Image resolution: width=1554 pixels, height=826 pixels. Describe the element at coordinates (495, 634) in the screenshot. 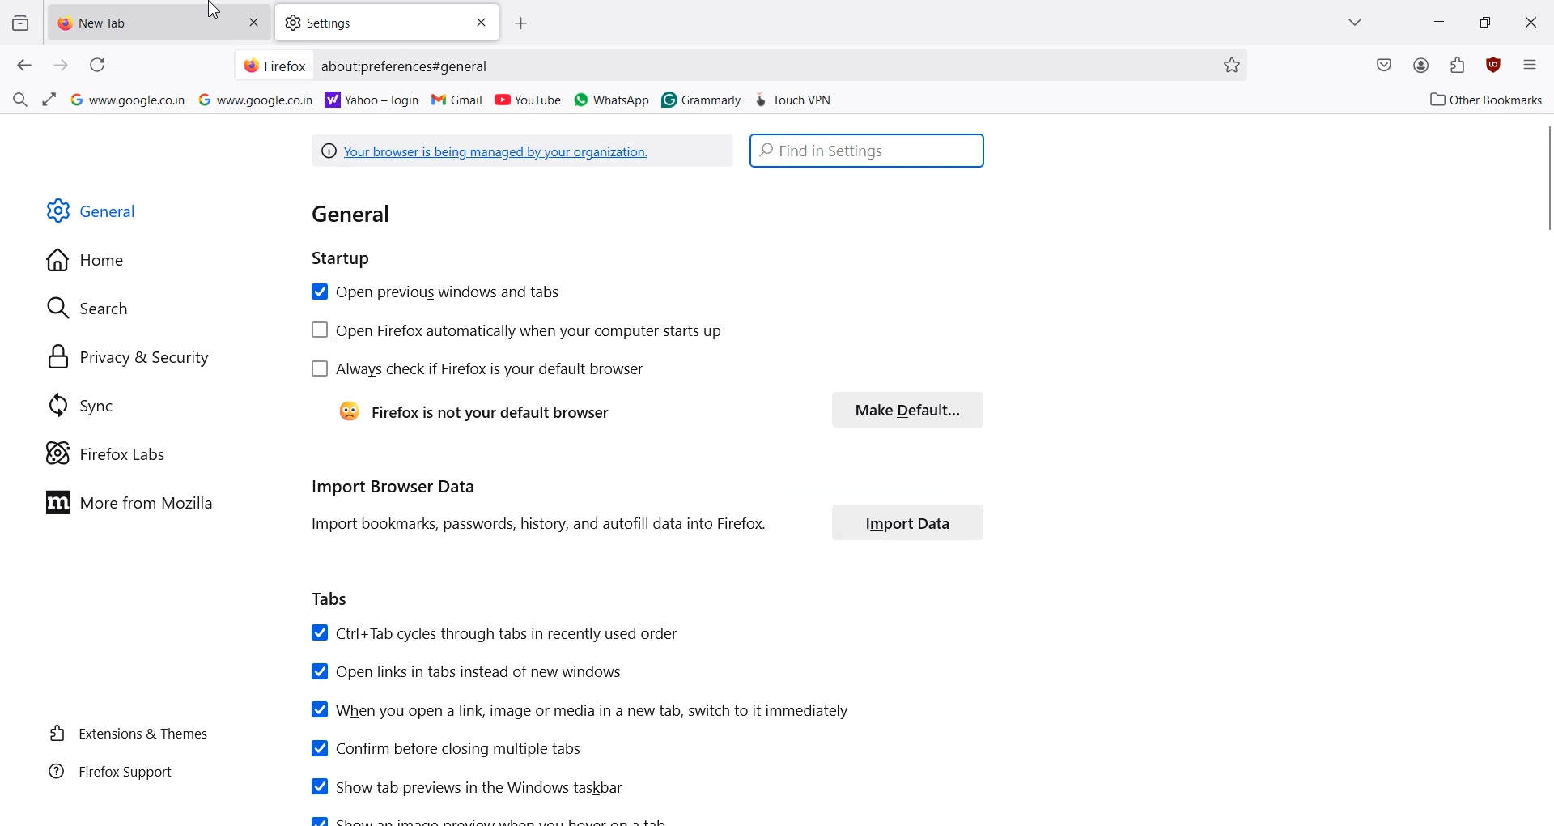

I see `Ctrl+Tab cycles through tabs in recently used order` at that location.